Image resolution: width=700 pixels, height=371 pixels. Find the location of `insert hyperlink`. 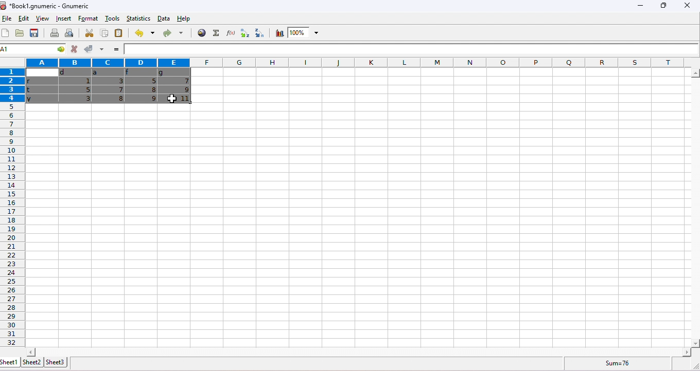

insert hyperlink is located at coordinates (202, 32).